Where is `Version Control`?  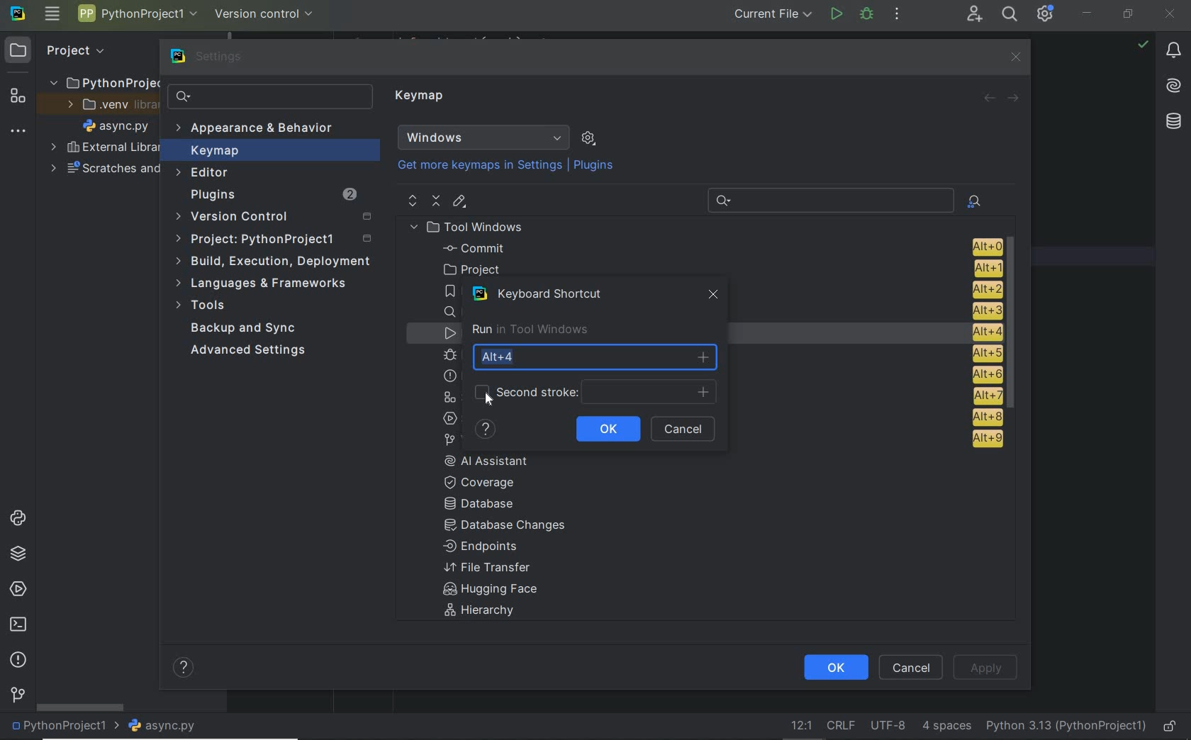 Version Control is located at coordinates (273, 218).